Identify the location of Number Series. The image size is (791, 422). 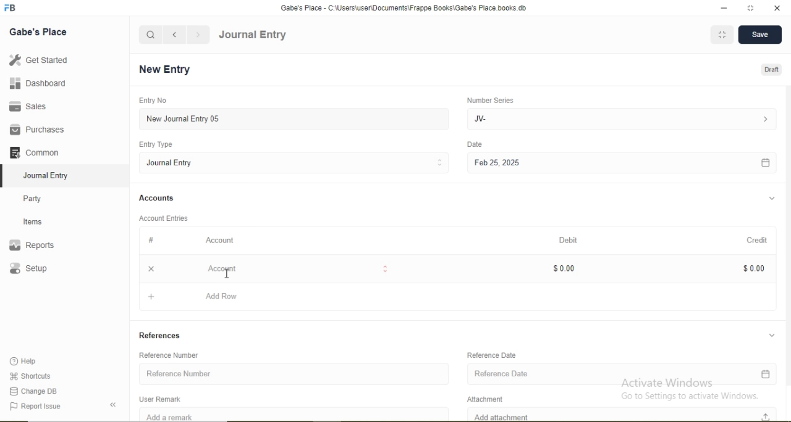
(489, 100).